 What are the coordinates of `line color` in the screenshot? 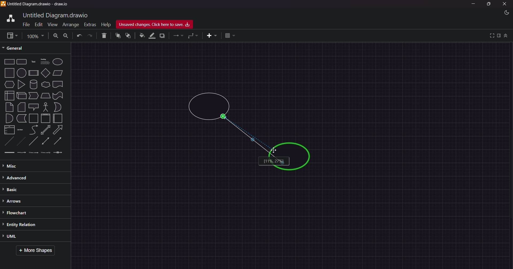 It's located at (152, 35).